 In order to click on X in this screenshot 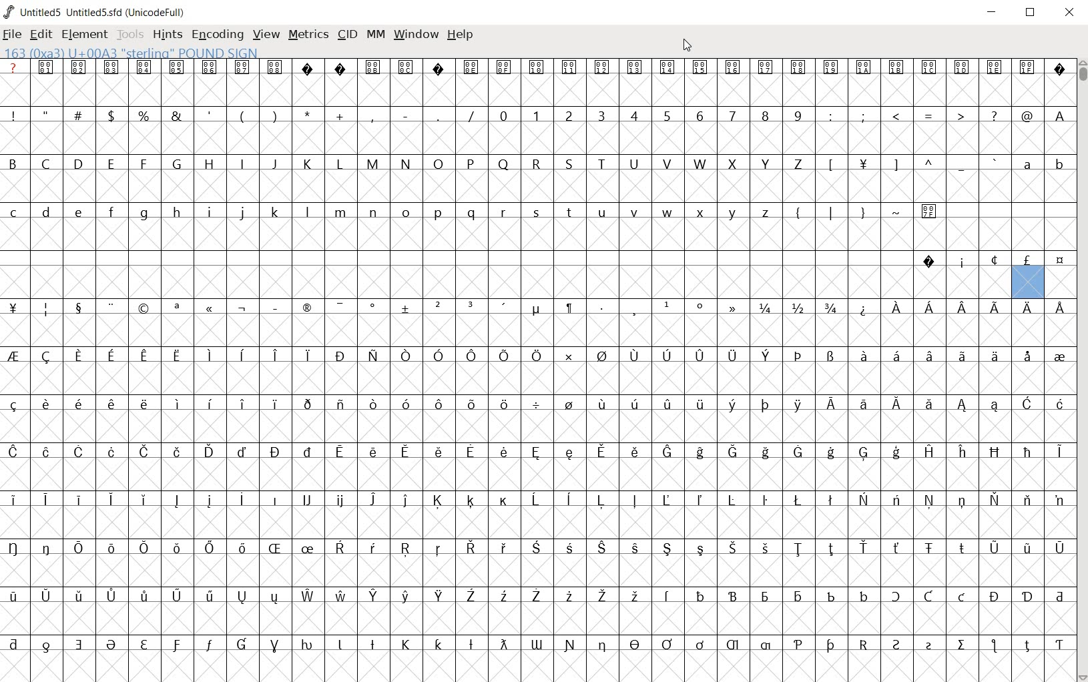, I will do `click(733, 163)`.